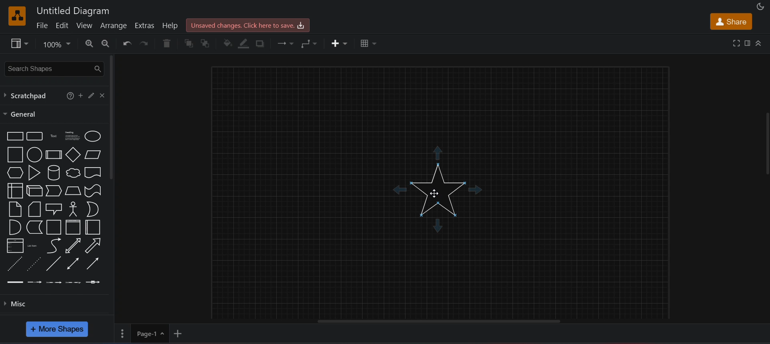 This screenshot has width=770, height=344. What do you see at coordinates (14, 263) in the screenshot?
I see `dashed line` at bounding box center [14, 263].